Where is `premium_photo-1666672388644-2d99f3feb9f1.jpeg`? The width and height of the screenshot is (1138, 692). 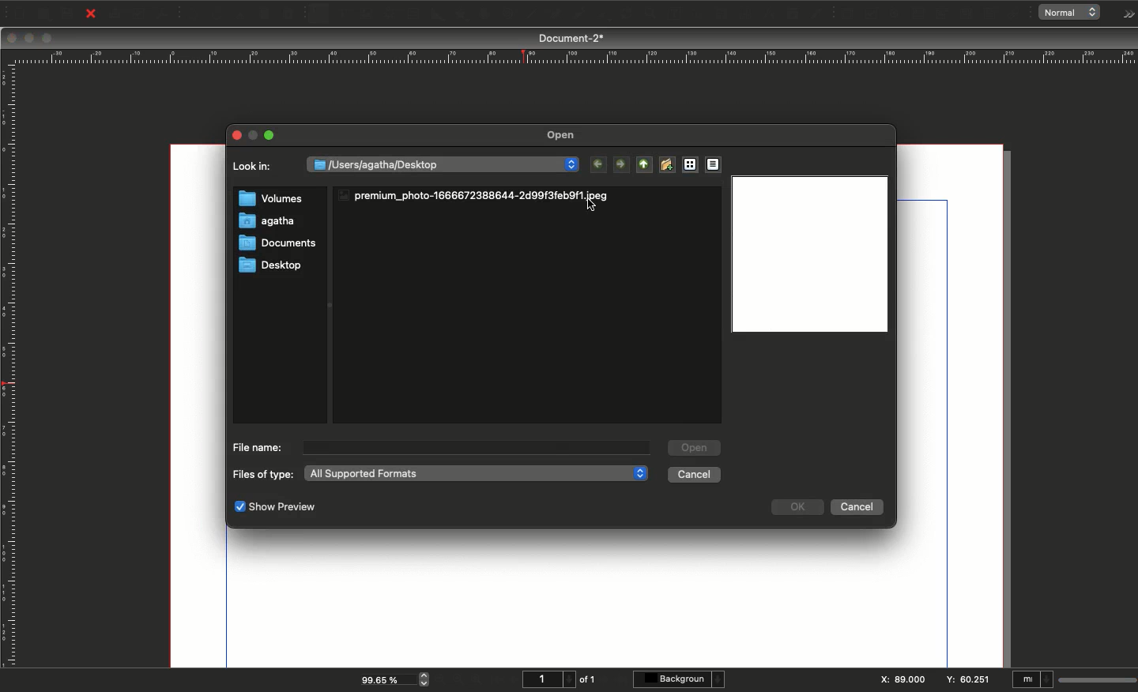 premium_photo-1666672388644-2d99f3feb9f1.jpeg is located at coordinates (477, 194).